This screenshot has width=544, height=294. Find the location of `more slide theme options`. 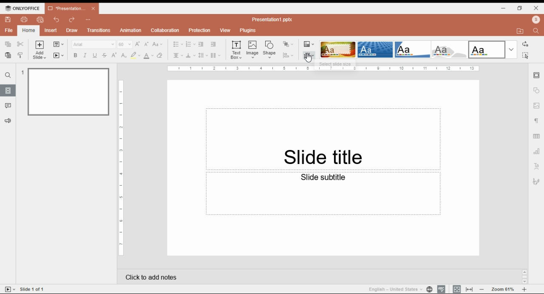

more slide theme options is located at coordinates (511, 50).